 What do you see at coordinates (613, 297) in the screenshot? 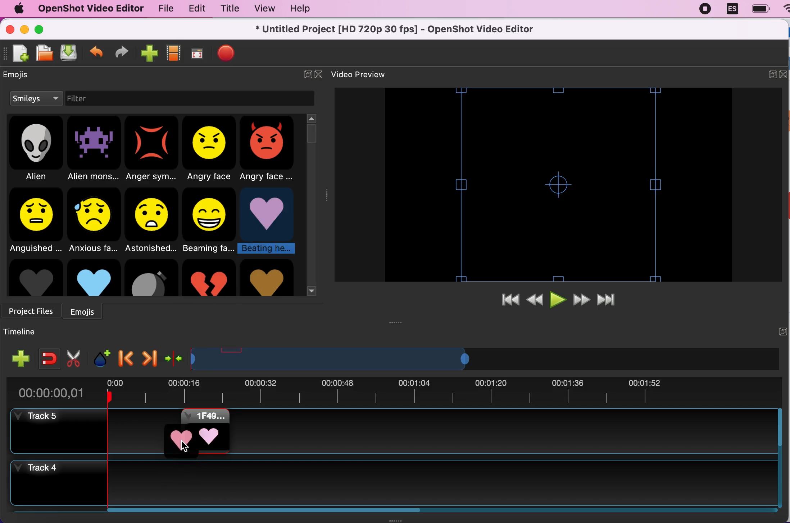
I see `jump to end` at bounding box center [613, 297].